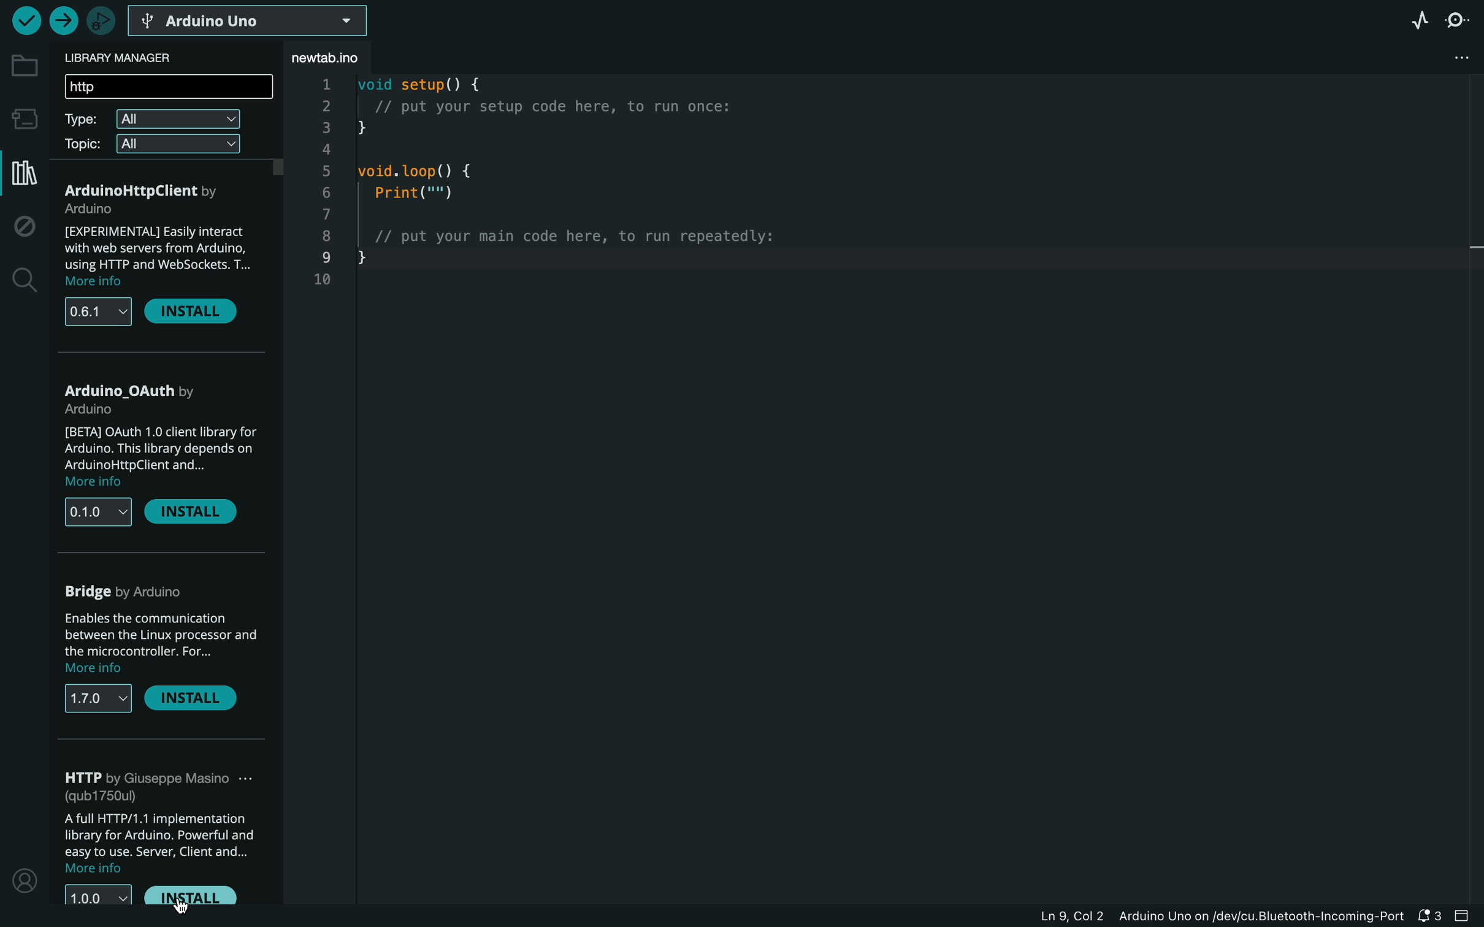 Image resolution: width=1484 pixels, height=927 pixels. What do you see at coordinates (21, 174) in the screenshot?
I see `library manager` at bounding box center [21, 174].